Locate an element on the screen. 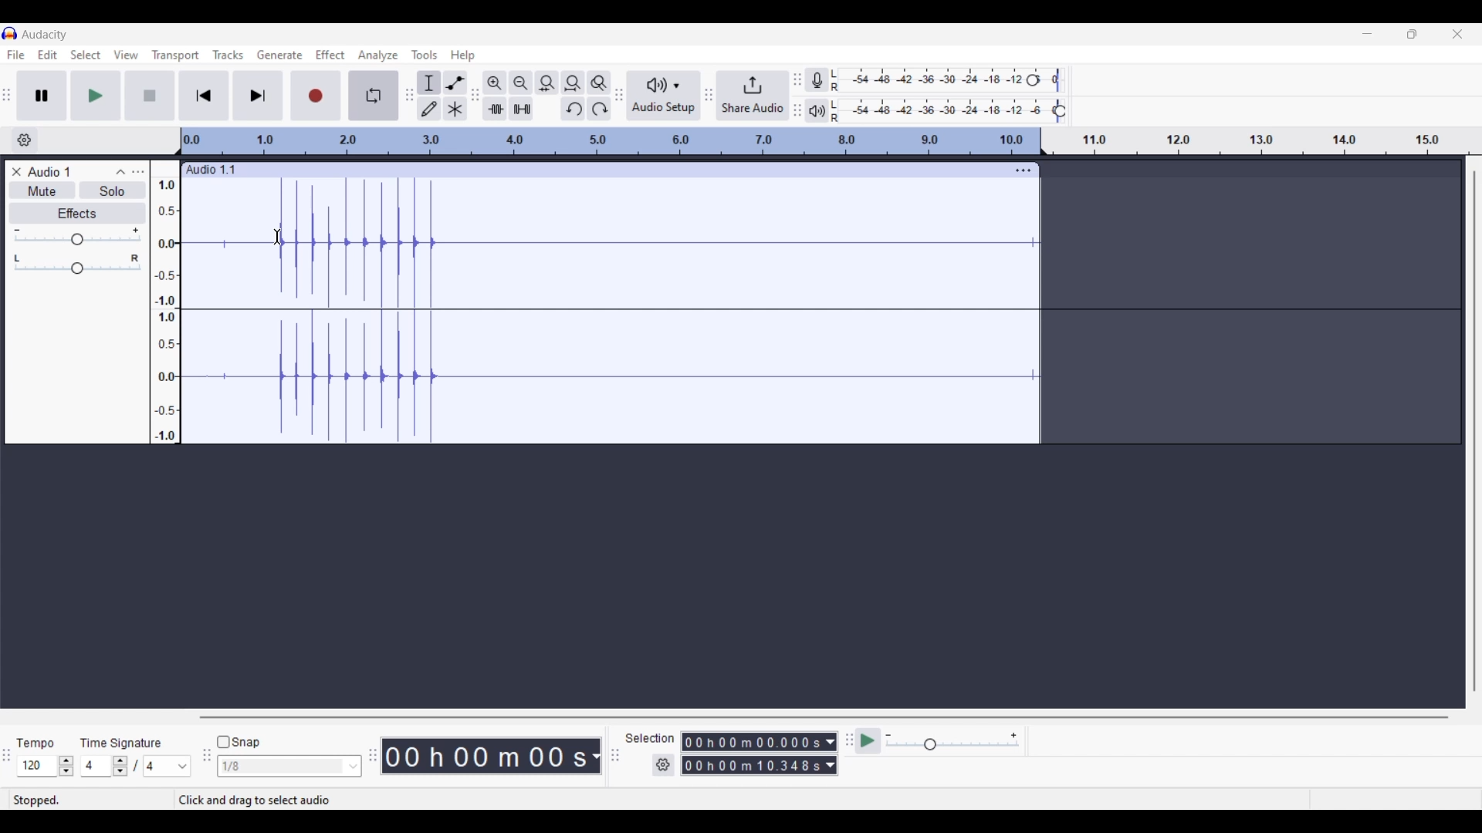 The width and height of the screenshot is (1482, 833). Recording level header is located at coordinates (1033, 80).